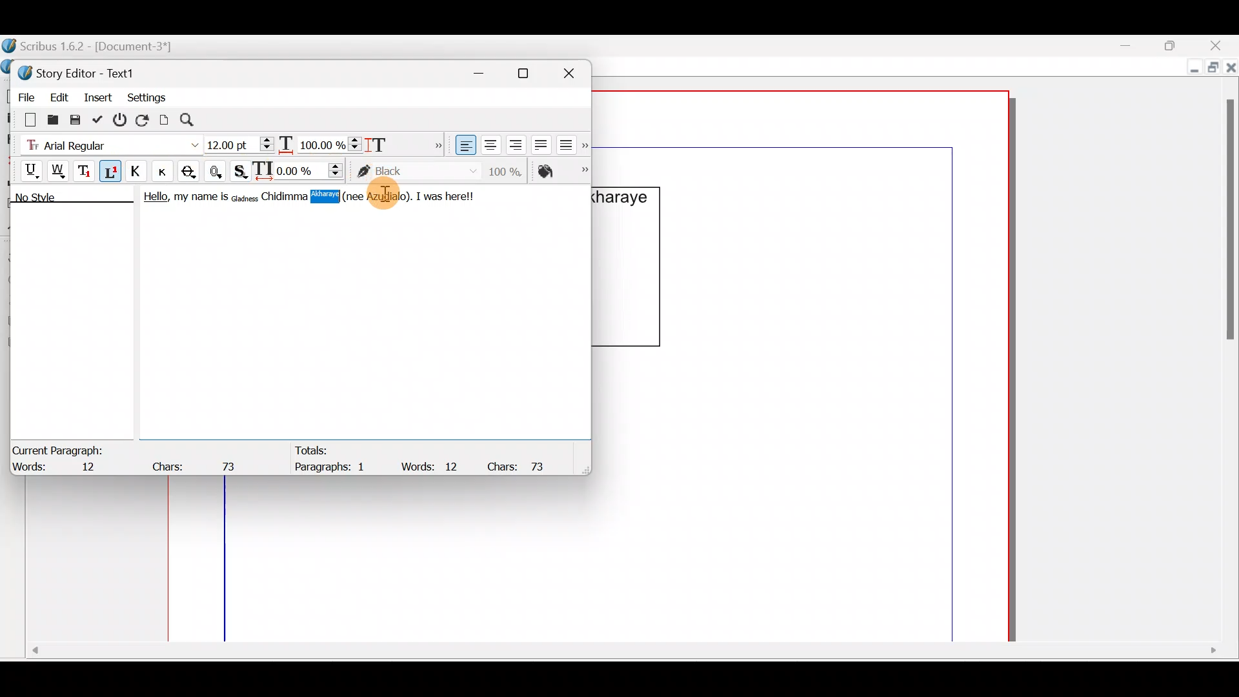 The height and width of the screenshot is (697, 1239). I want to click on Align text justified, so click(539, 143).